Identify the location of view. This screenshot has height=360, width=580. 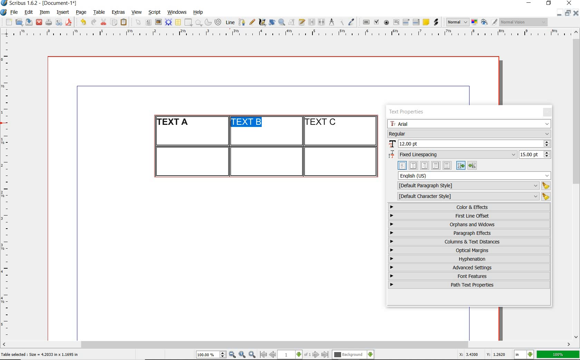
(137, 12).